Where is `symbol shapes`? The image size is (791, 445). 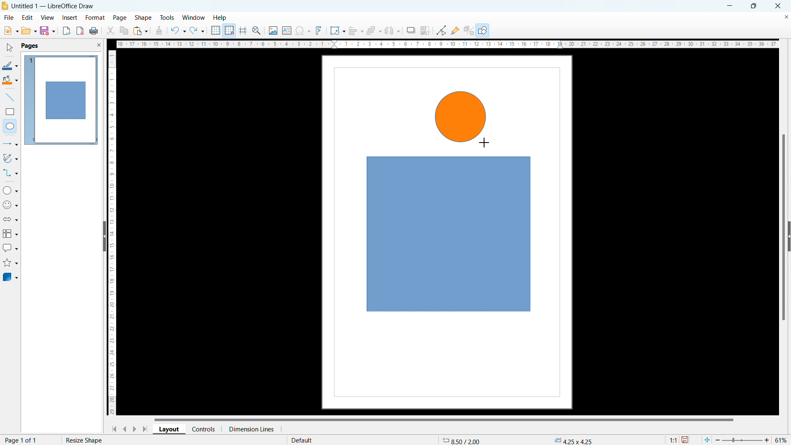 symbol shapes is located at coordinates (11, 205).